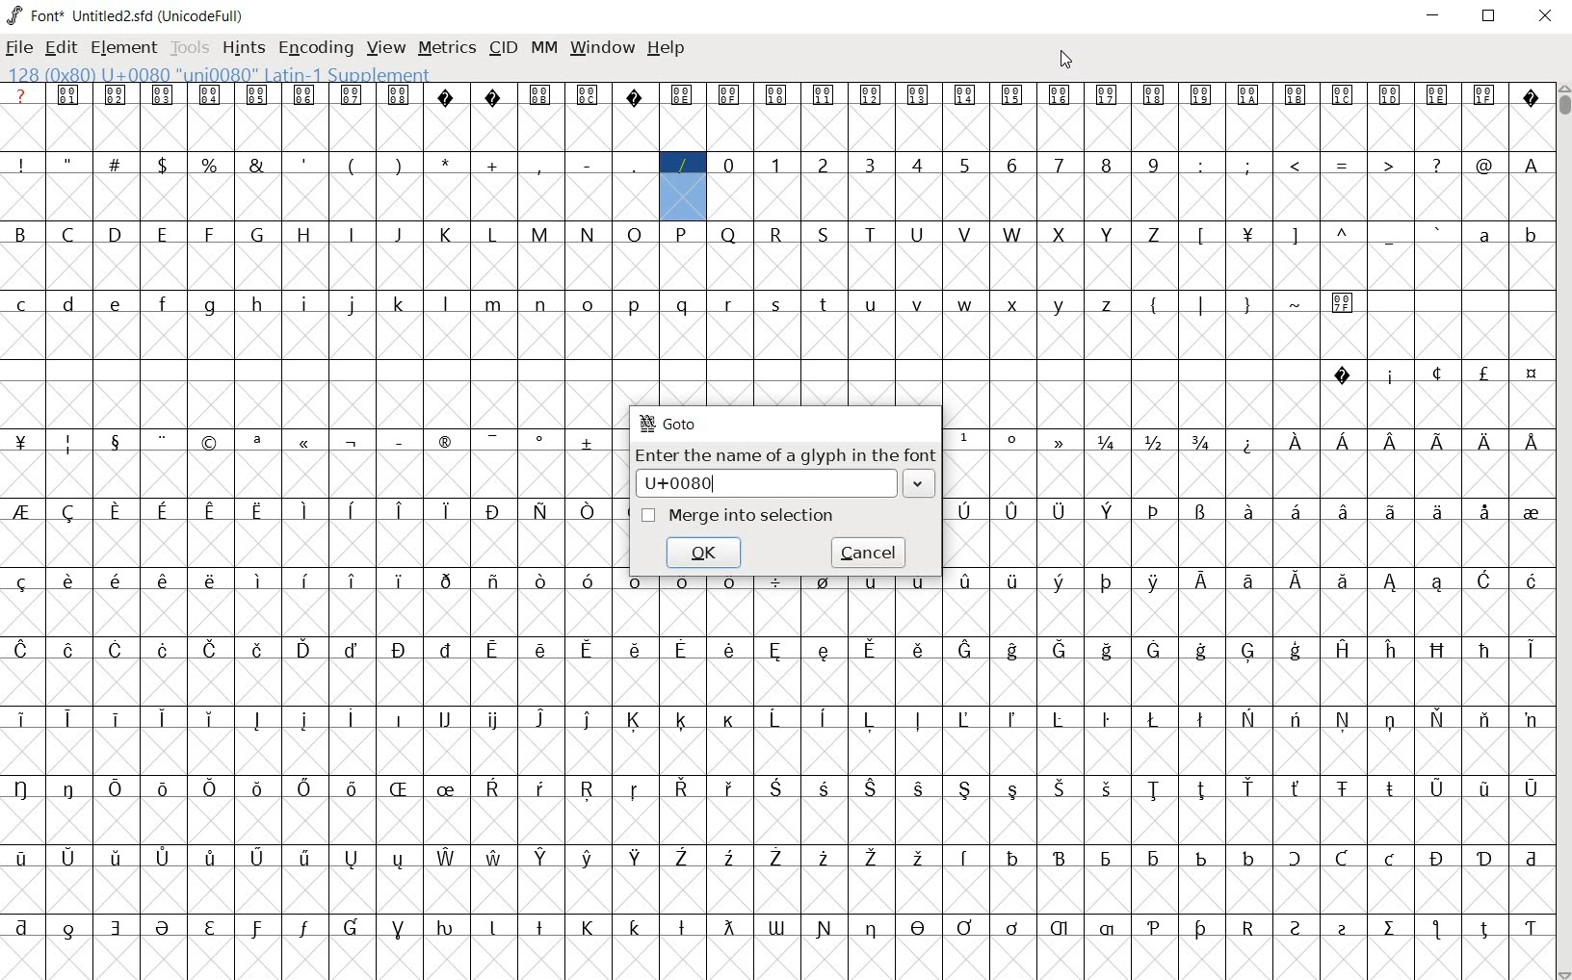 This screenshot has width=1572, height=980. Describe the element at coordinates (503, 48) in the screenshot. I see `CID` at that location.